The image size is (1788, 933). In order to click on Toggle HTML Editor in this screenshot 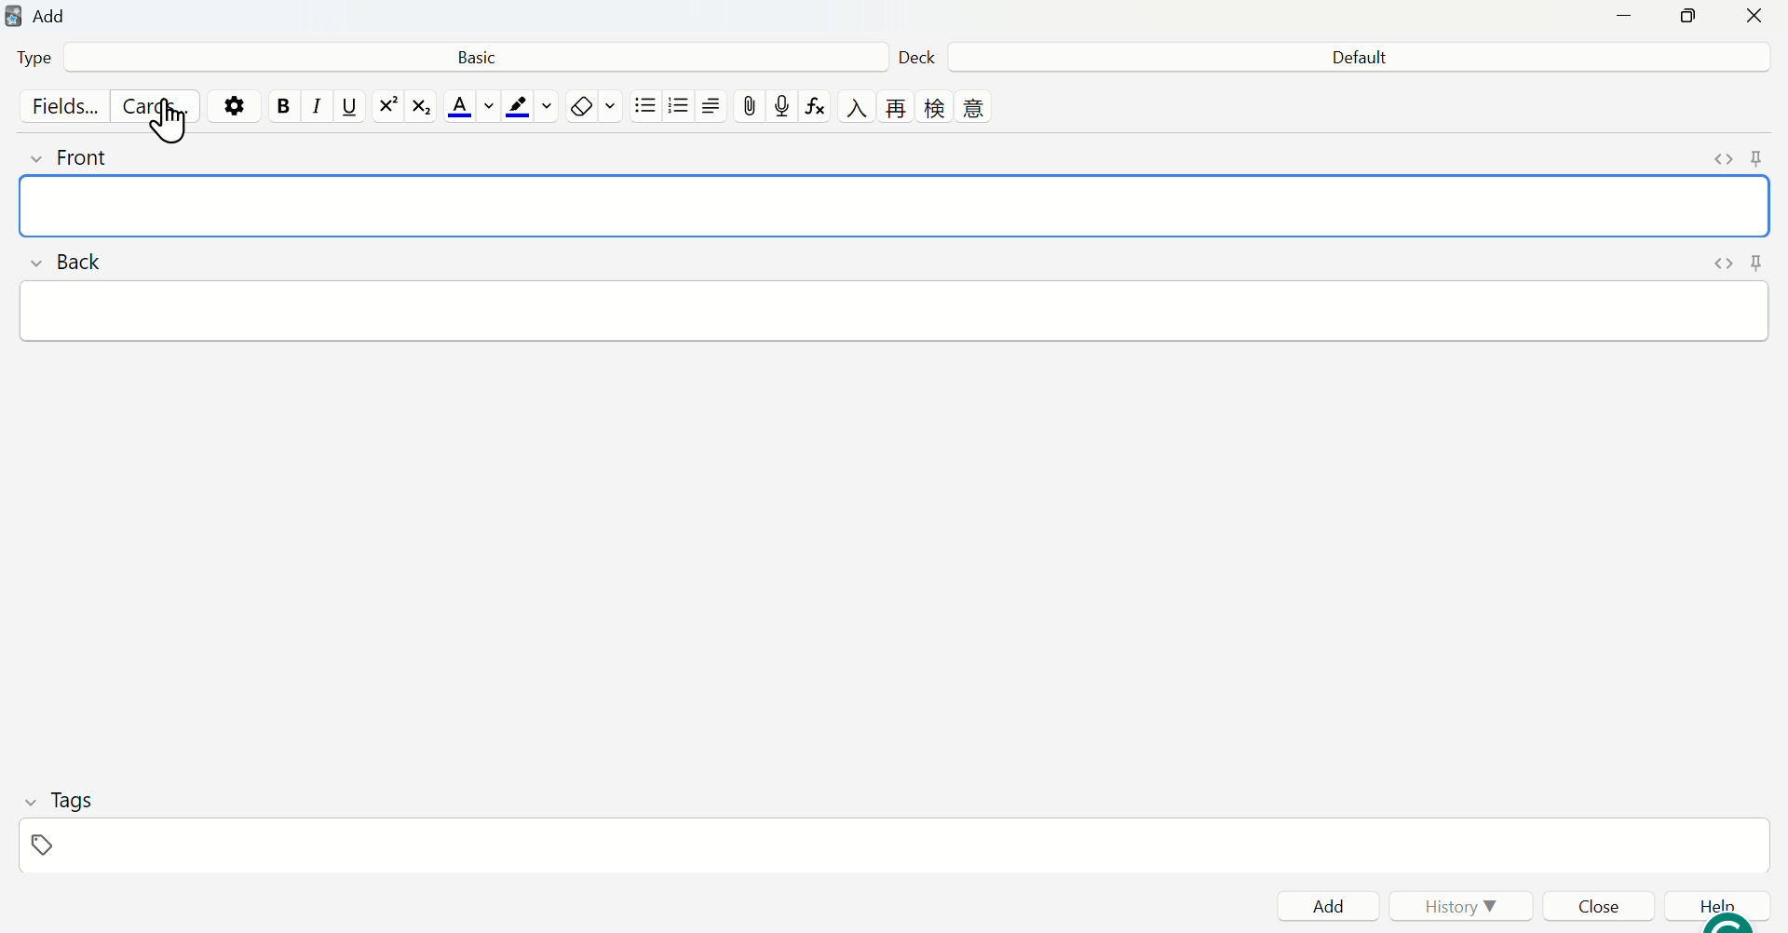, I will do `click(1725, 262)`.